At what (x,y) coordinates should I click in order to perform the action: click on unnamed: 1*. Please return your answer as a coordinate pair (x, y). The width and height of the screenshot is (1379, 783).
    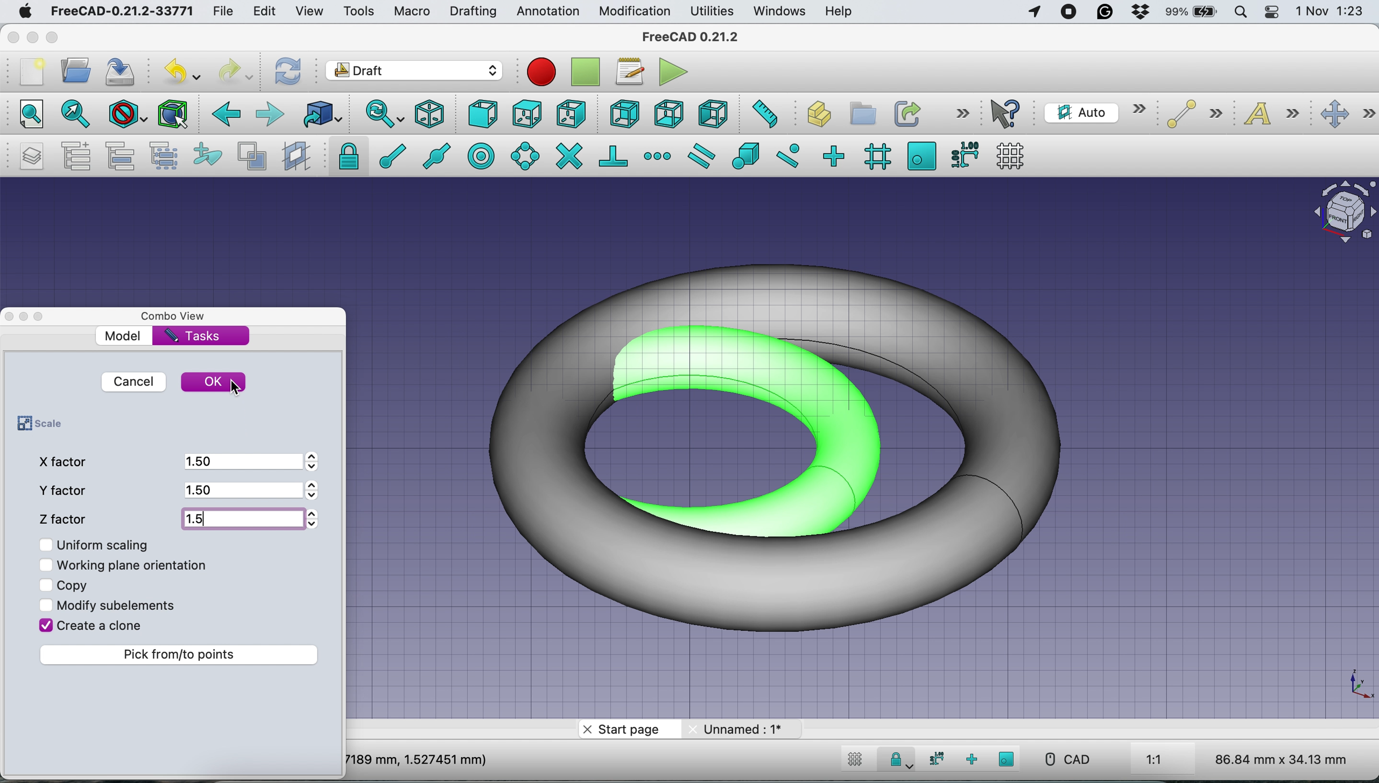
    Looking at the image, I should click on (743, 729).